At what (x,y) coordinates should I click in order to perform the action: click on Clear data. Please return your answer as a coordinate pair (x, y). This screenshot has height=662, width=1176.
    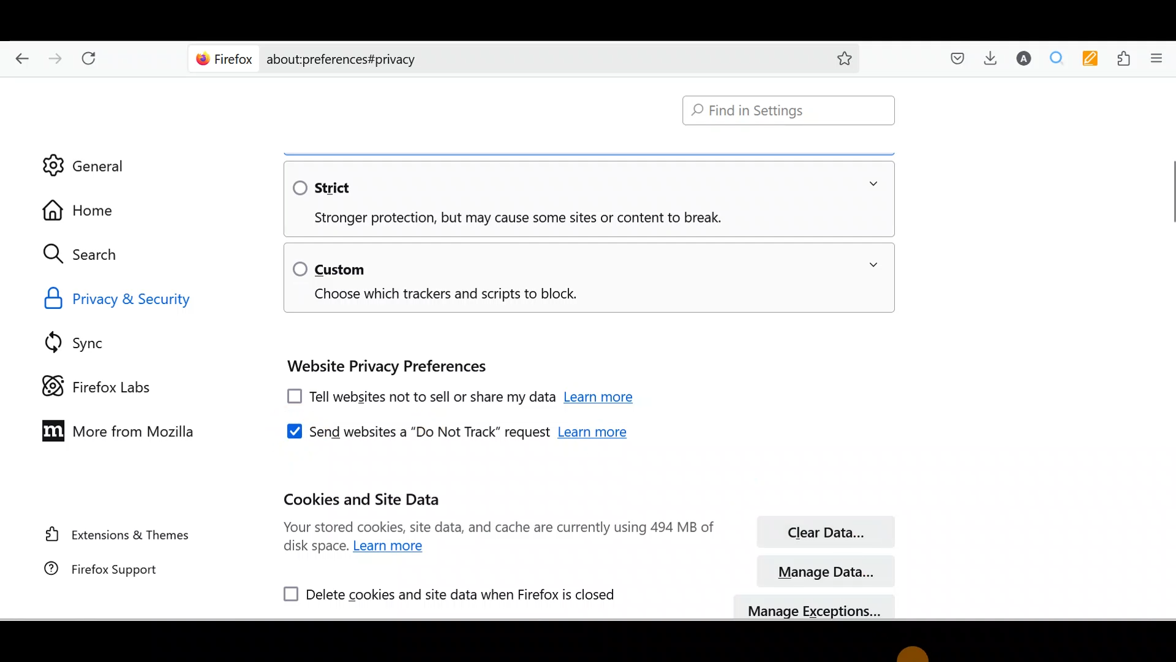
    Looking at the image, I should click on (824, 532).